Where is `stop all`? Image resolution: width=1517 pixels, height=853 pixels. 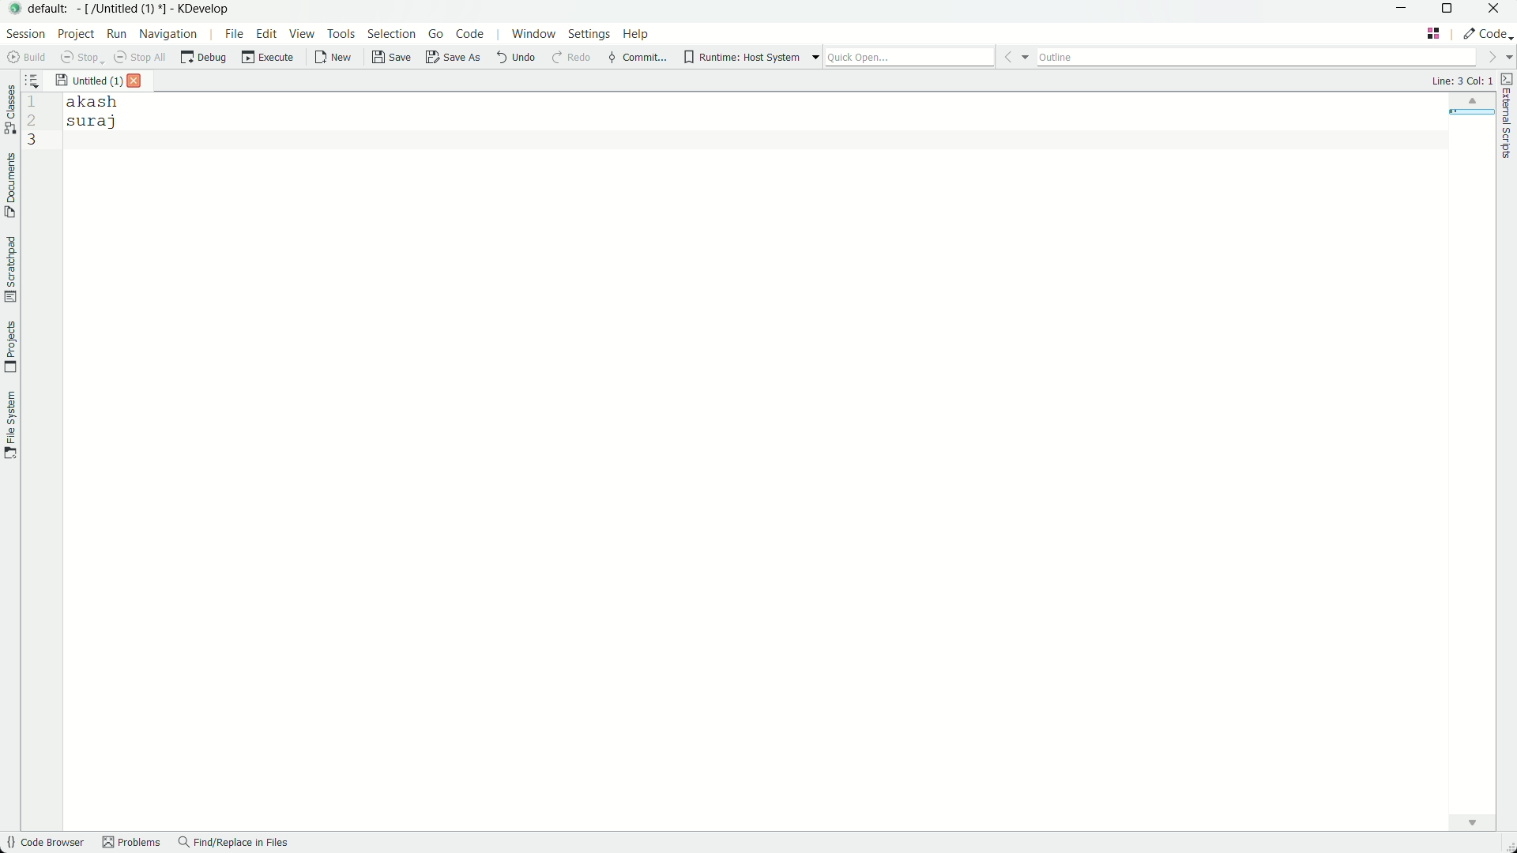 stop all is located at coordinates (138, 57).